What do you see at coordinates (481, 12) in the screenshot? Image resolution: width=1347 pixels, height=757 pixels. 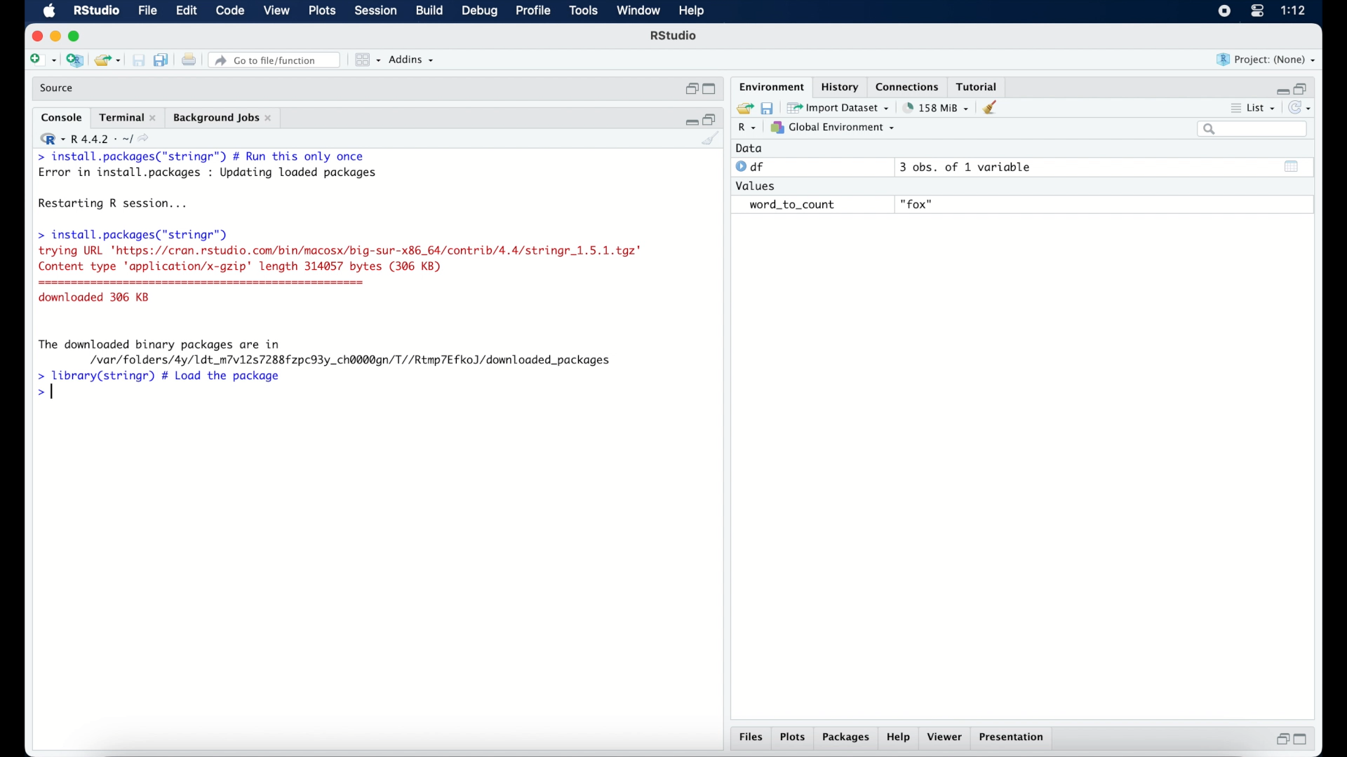 I see `debug` at bounding box center [481, 12].